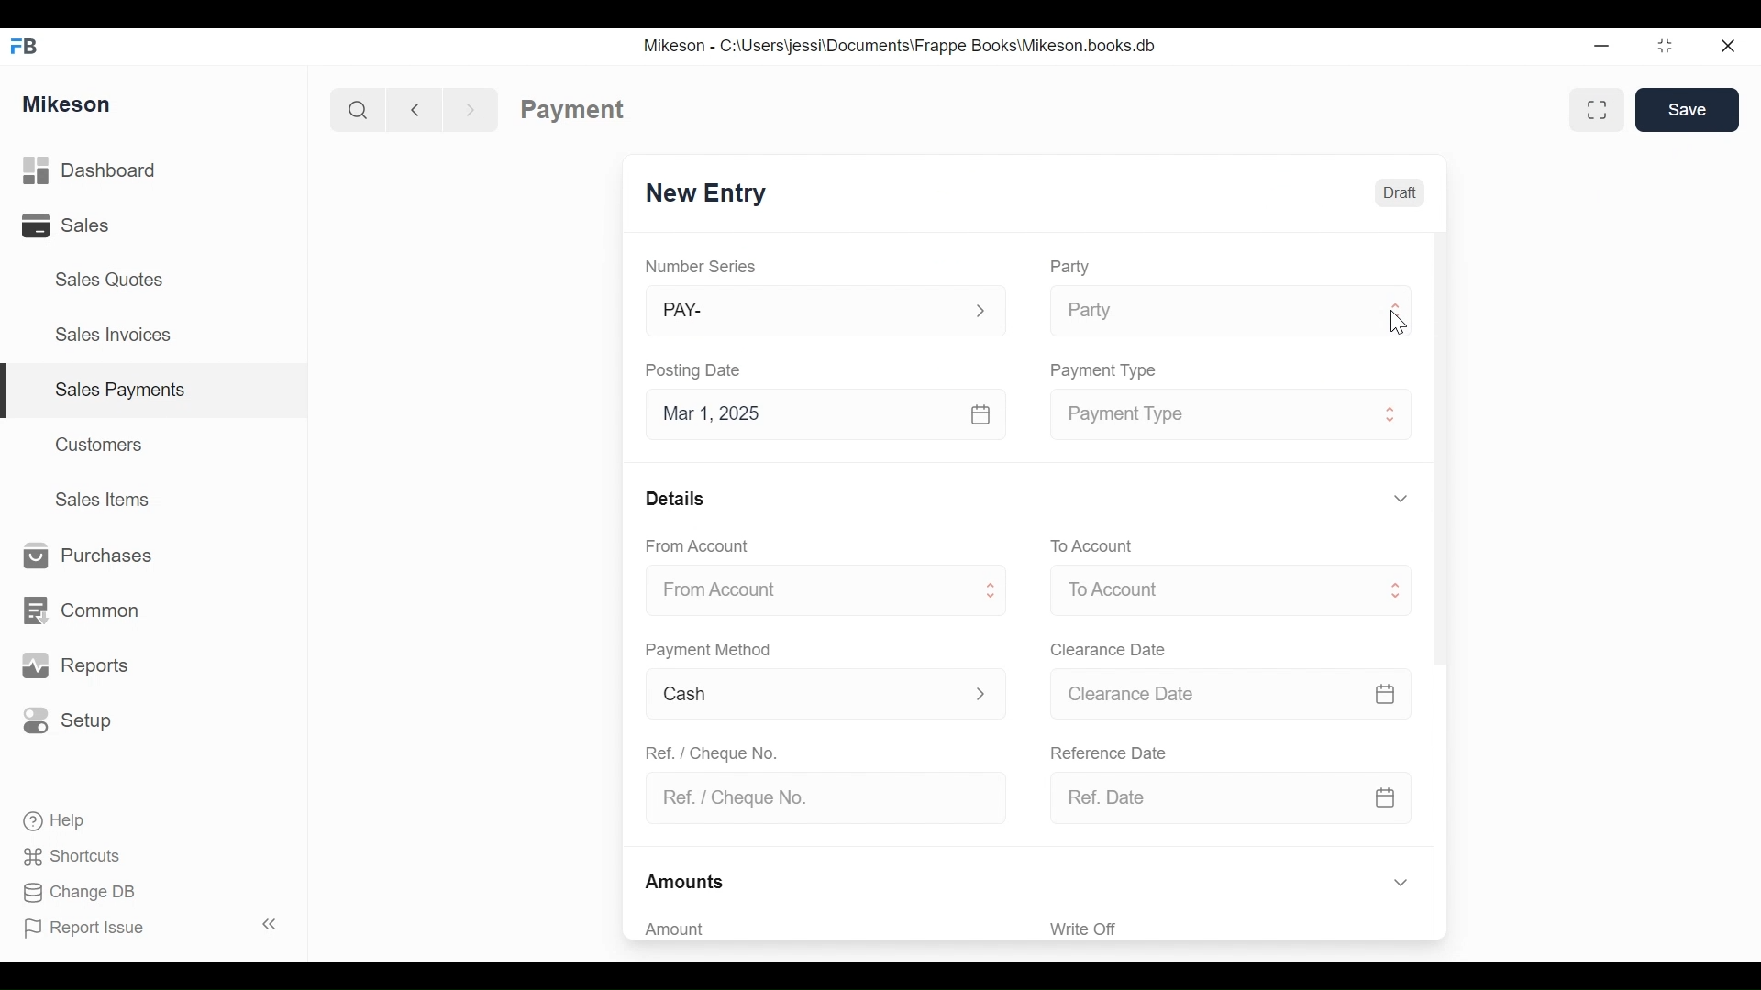 The height and width of the screenshot is (990, 1761). What do you see at coordinates (1119, 752) in the screenshot?
I see `Reference date` at bounding box center [1119, 752].